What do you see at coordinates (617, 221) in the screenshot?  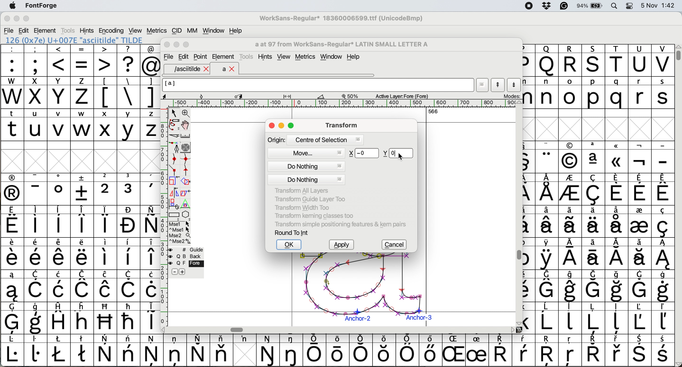 I see `symbol` at bounding box center [617, 221].